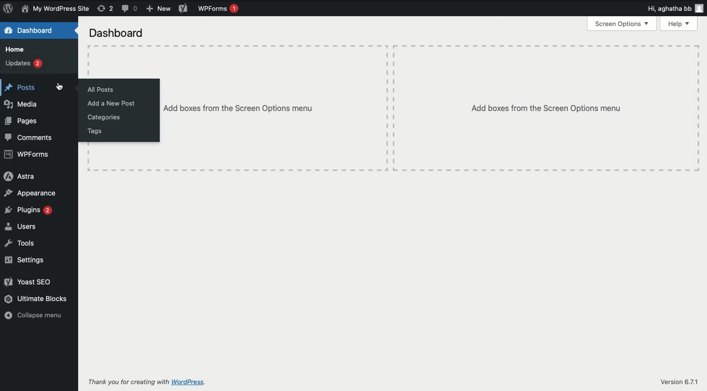 The image size is (707, 391). What do you see at coordinates (28, 261) in the screenshot?
I see `Settings` at bounding box center [28, 261].